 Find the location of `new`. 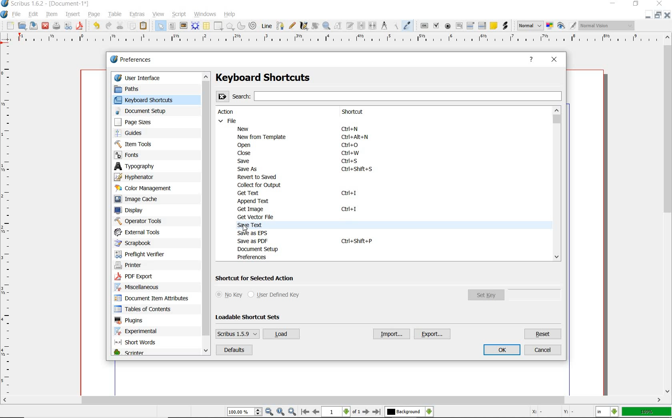

new is located at coordinates (10, 26).